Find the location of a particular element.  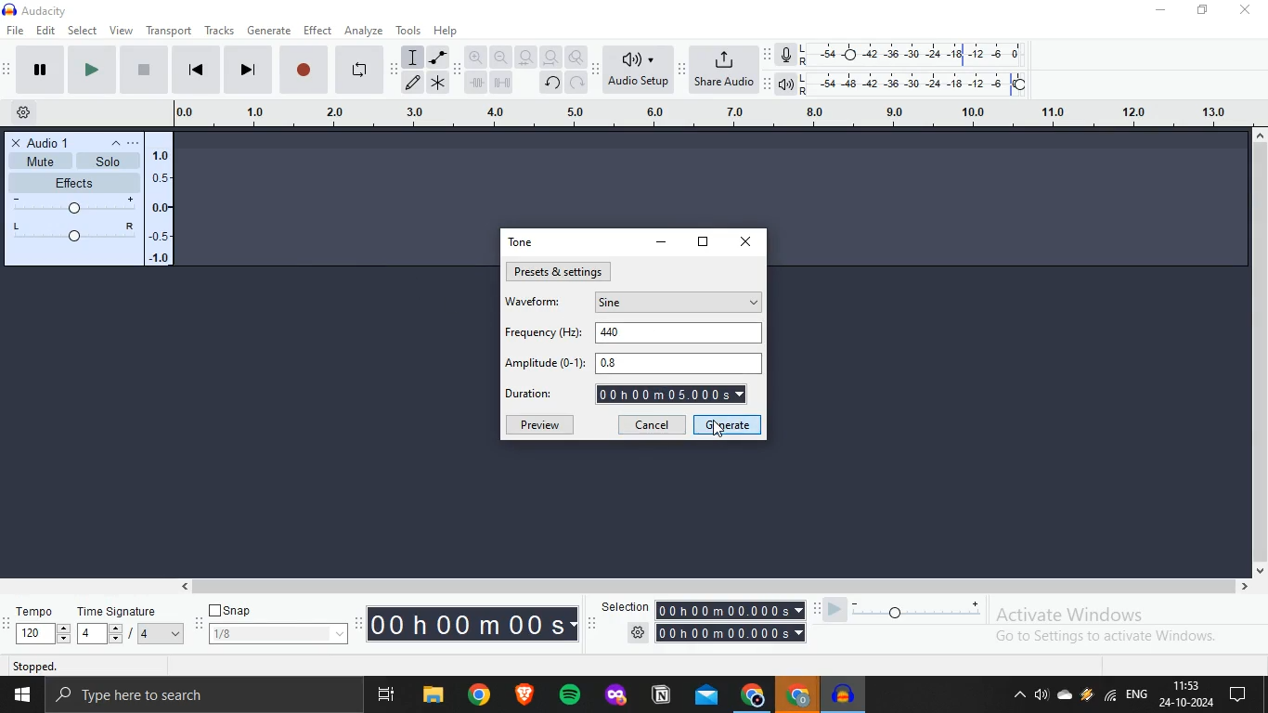

0.0 is located at coordinates (199, 116).